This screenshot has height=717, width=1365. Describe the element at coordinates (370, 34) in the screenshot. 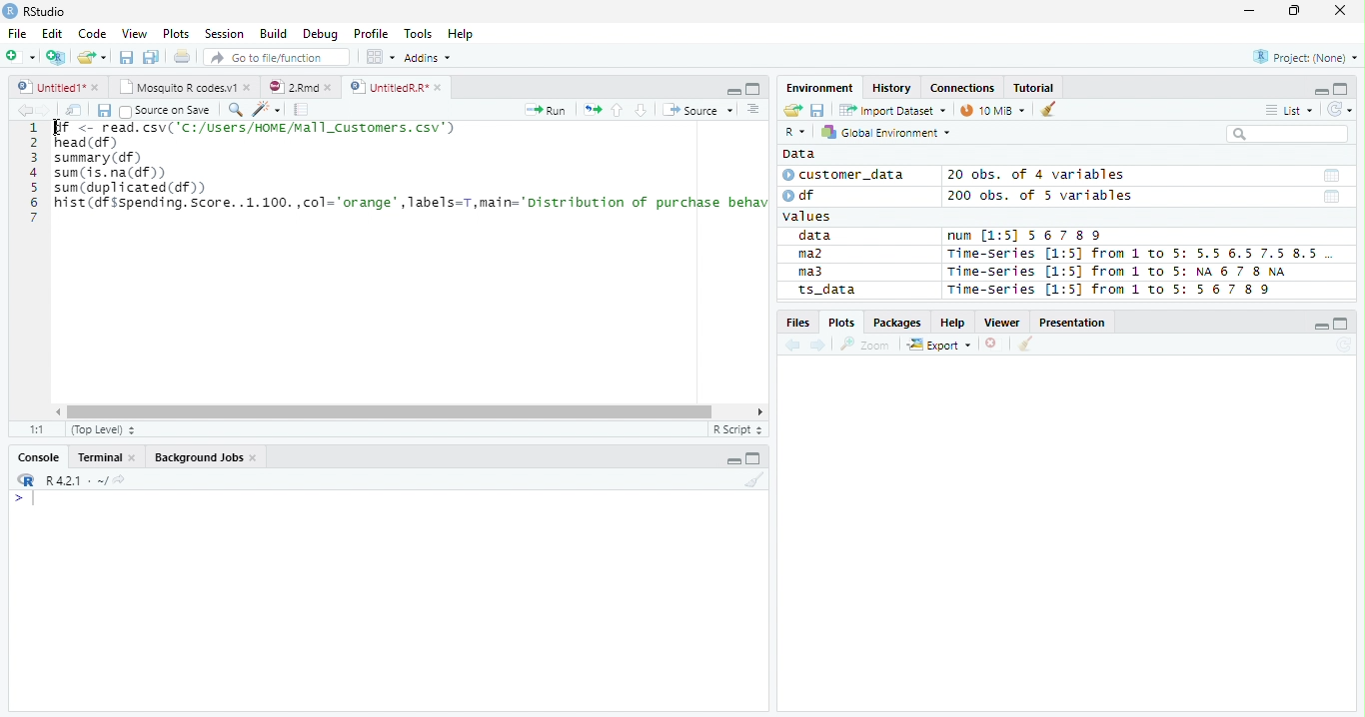

I see `Profile` at that location.